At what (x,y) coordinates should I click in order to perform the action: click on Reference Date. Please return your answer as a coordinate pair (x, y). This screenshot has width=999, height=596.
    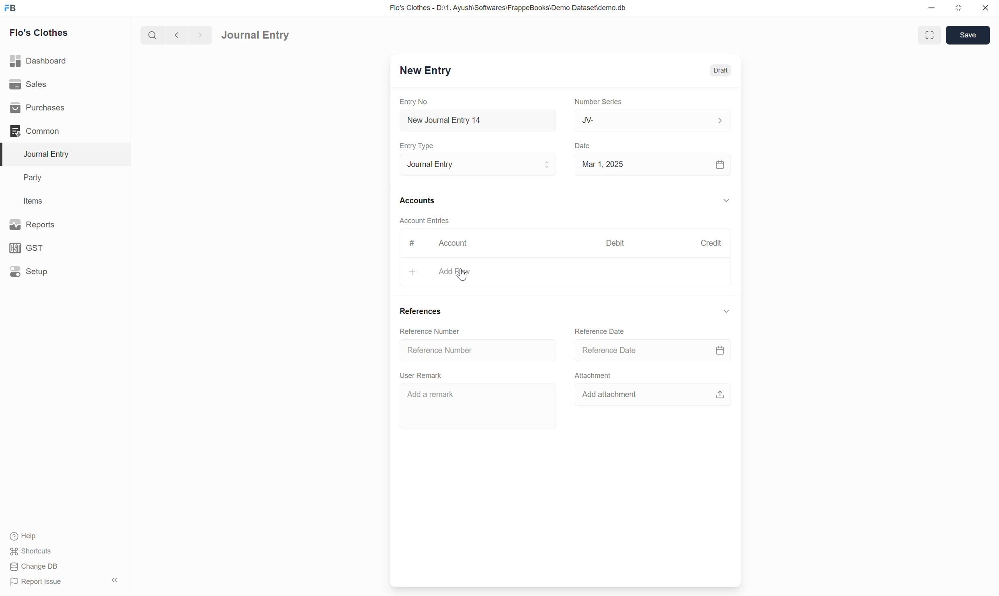
    Looking at the image, I should click on (601, 331).